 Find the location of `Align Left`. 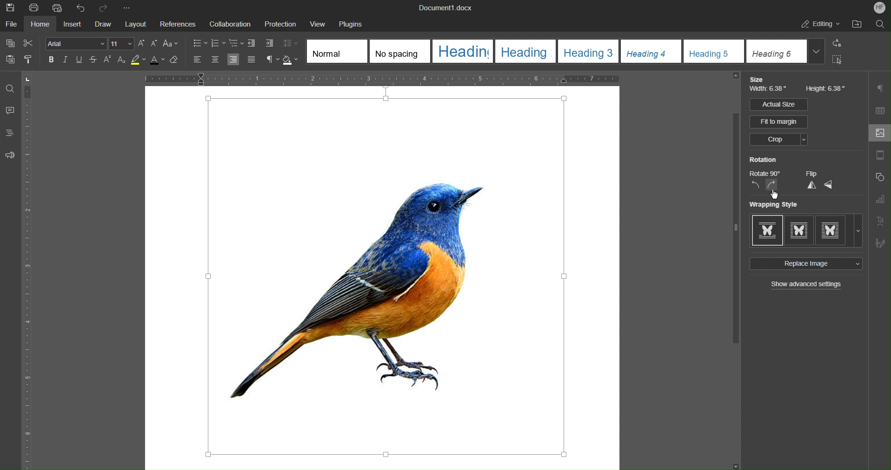

Align Left is located at coordinates (198, 60).